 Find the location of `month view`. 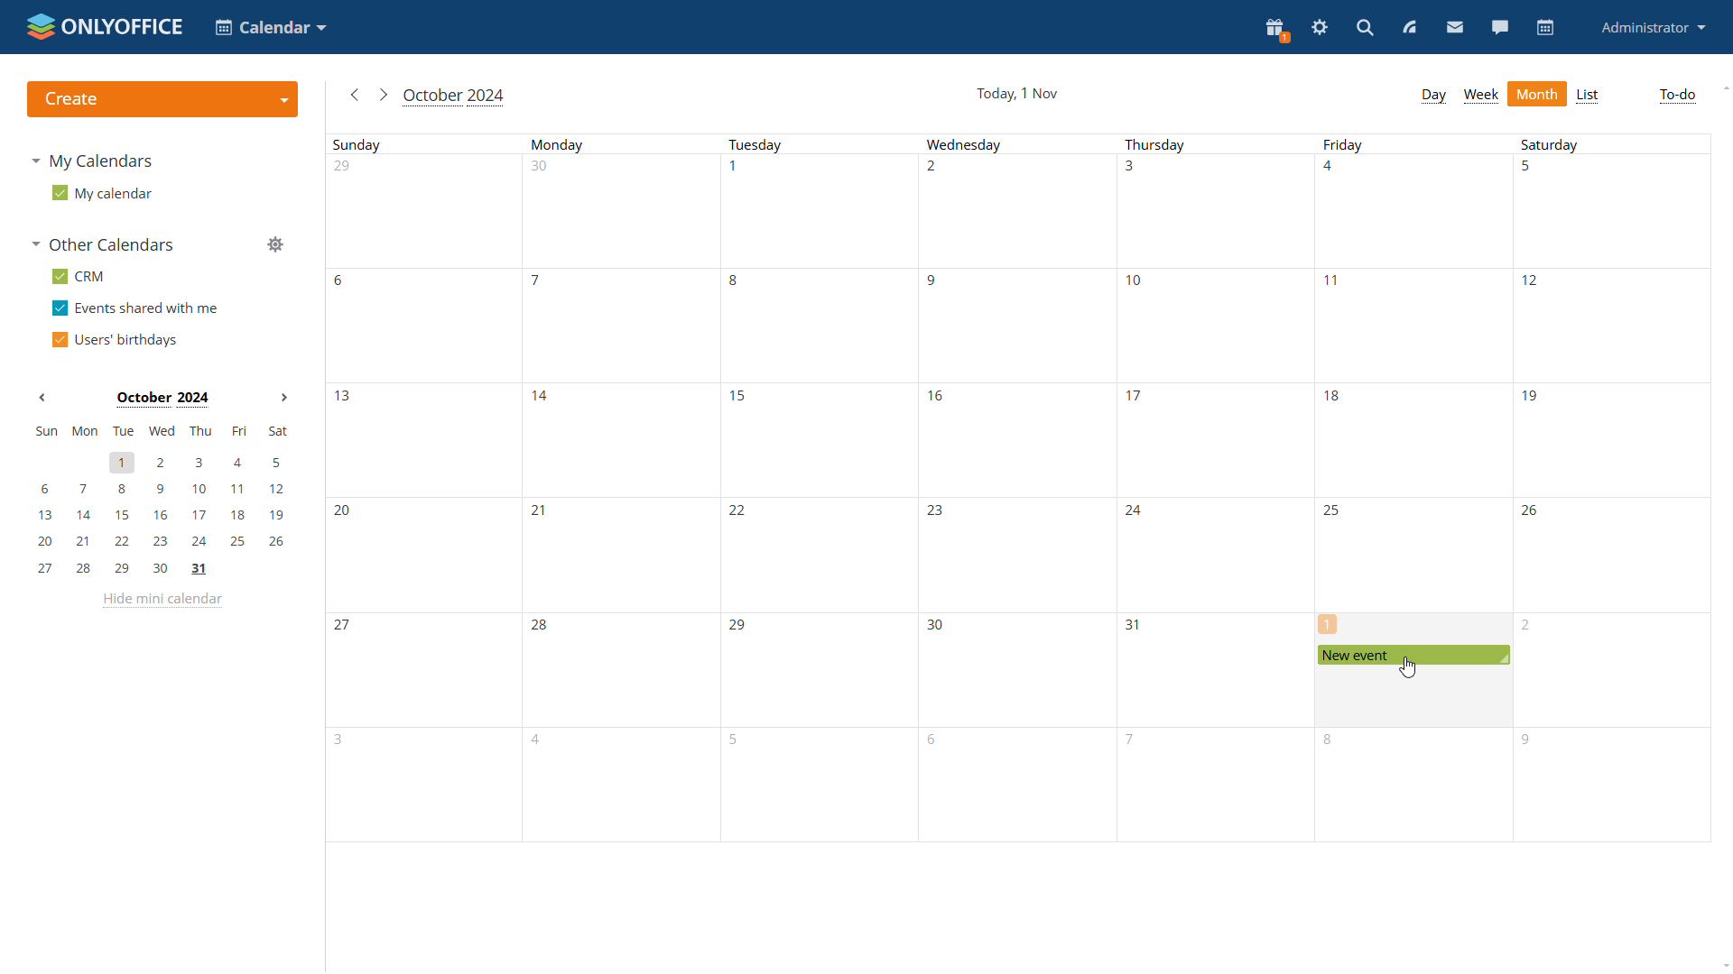

month view is located at coordinates (1538, 93).